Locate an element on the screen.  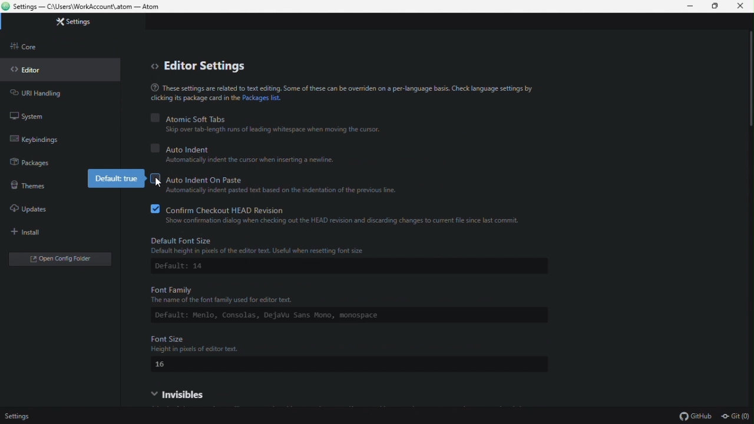
Restore is located at coordinates (716, 8).